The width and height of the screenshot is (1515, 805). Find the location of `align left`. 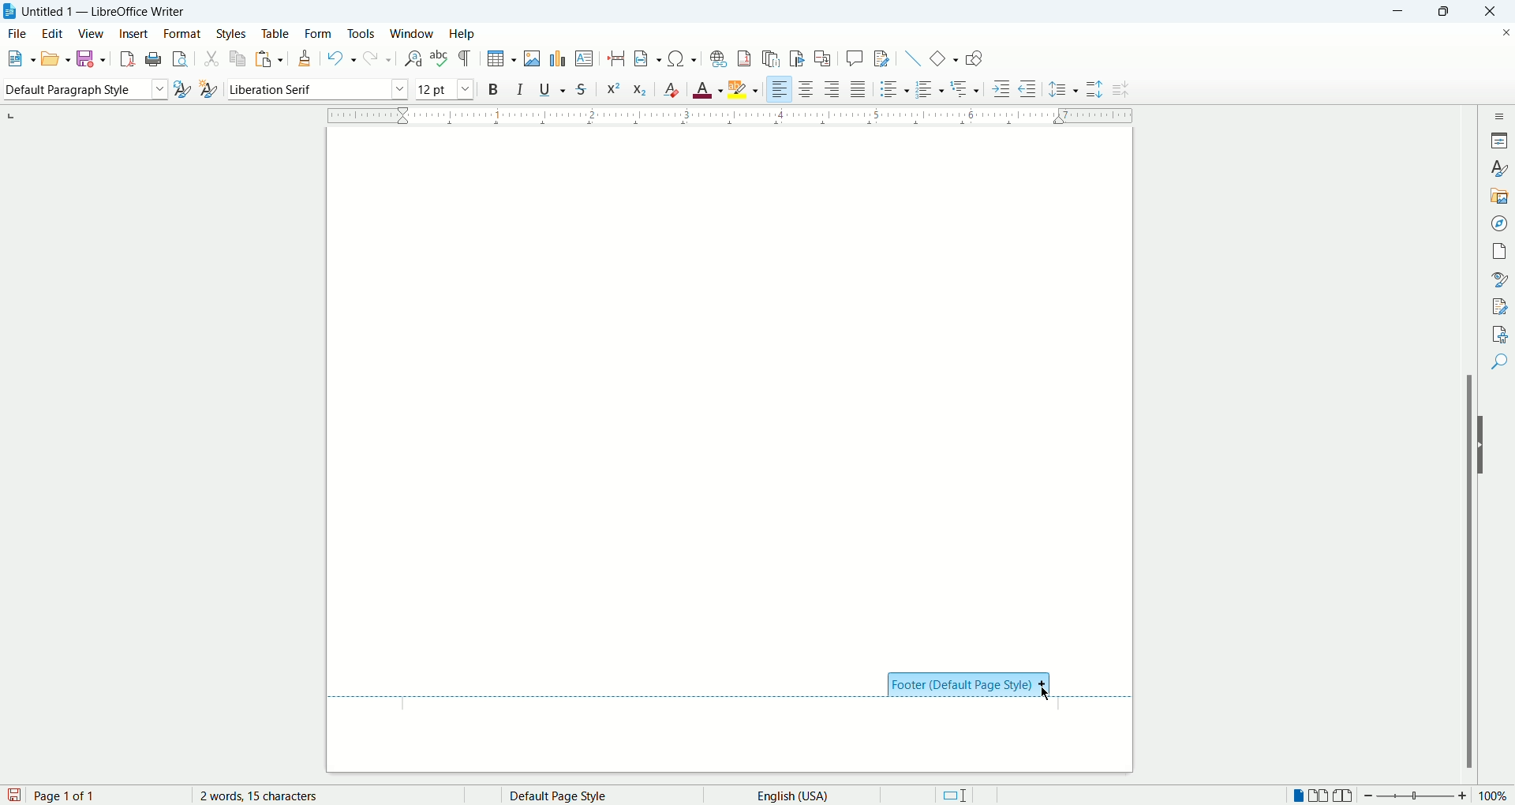

align left is located at coordinates (780, 90).